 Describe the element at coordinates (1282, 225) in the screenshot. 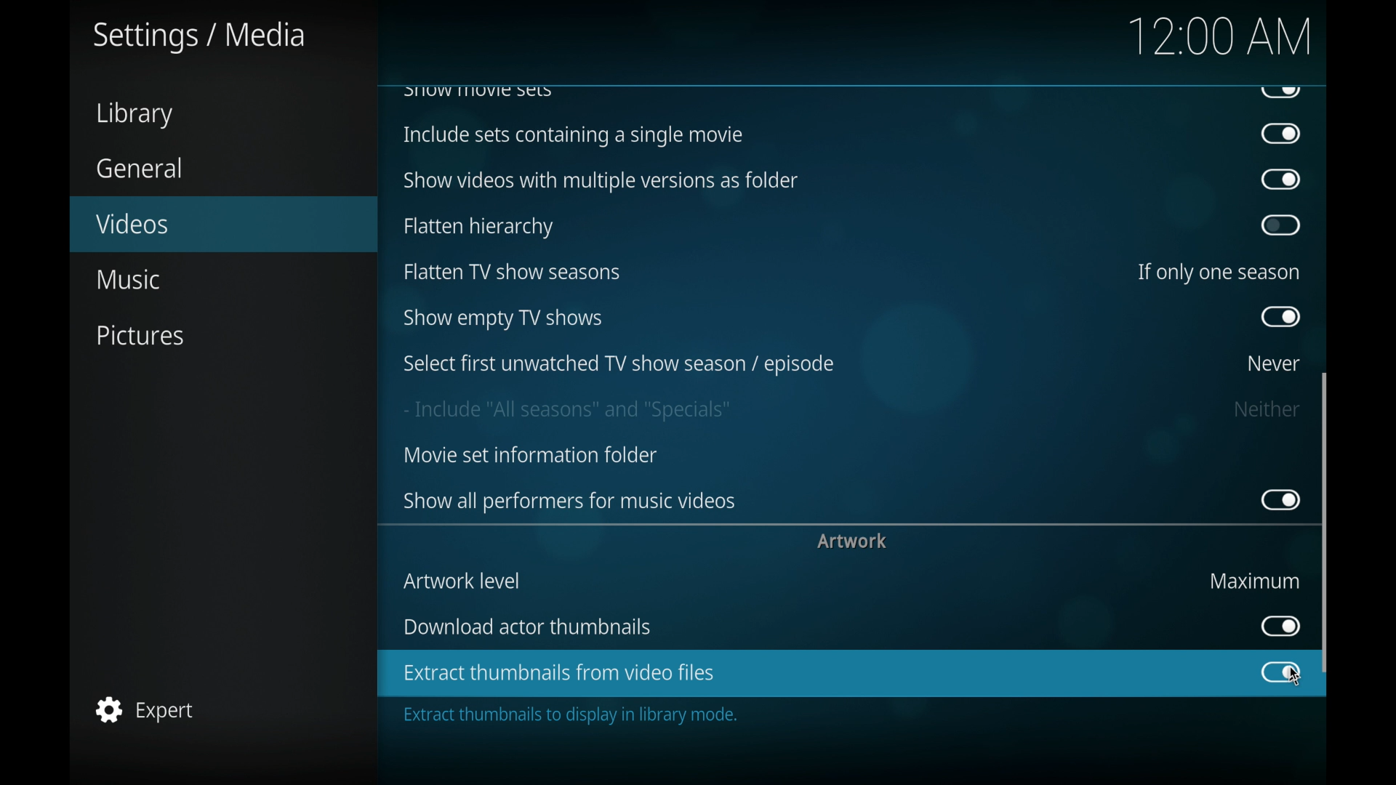

I see `toggle button` at that location.